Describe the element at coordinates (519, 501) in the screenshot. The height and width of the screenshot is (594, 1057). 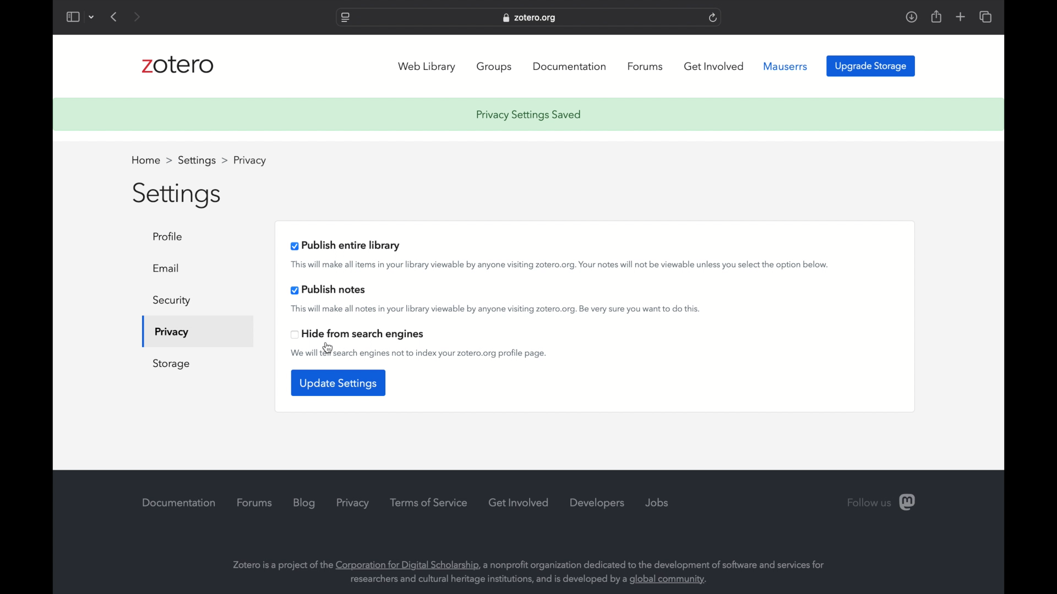
I see `get involved` at that location.